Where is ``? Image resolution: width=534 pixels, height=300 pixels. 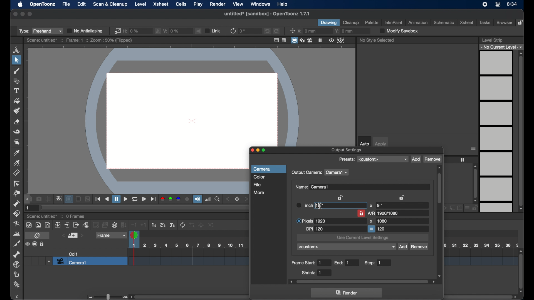  is located at coordinates (461, 208).